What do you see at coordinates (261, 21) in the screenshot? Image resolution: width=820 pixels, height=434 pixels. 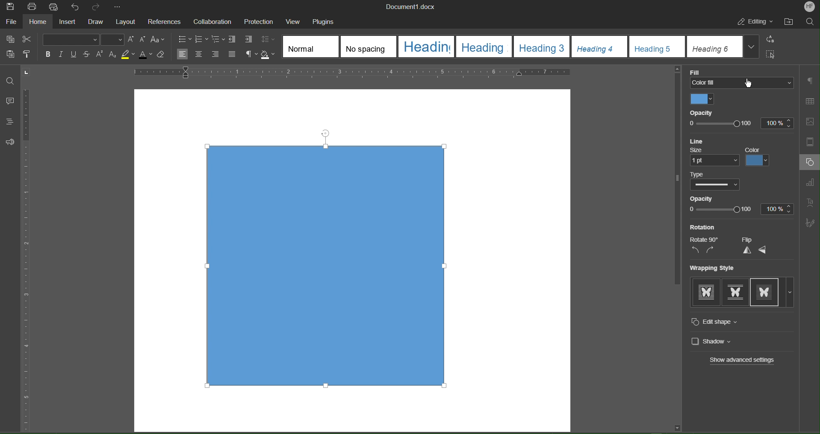 I see `` at bounding box center [261, 21].